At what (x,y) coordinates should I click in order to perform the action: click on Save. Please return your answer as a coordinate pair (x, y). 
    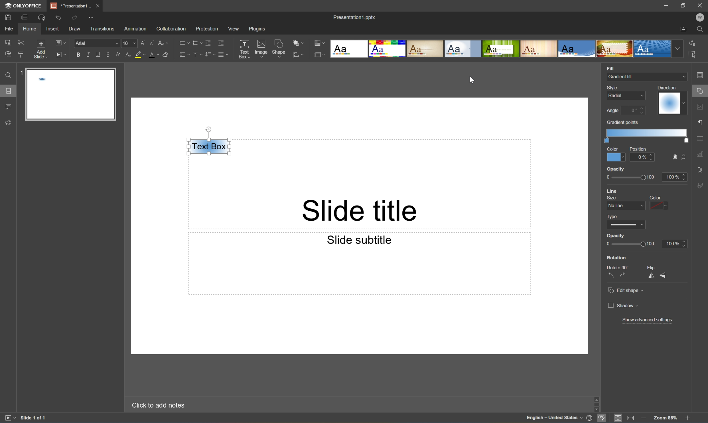
    Looking at the image, I should click on (8, 17).